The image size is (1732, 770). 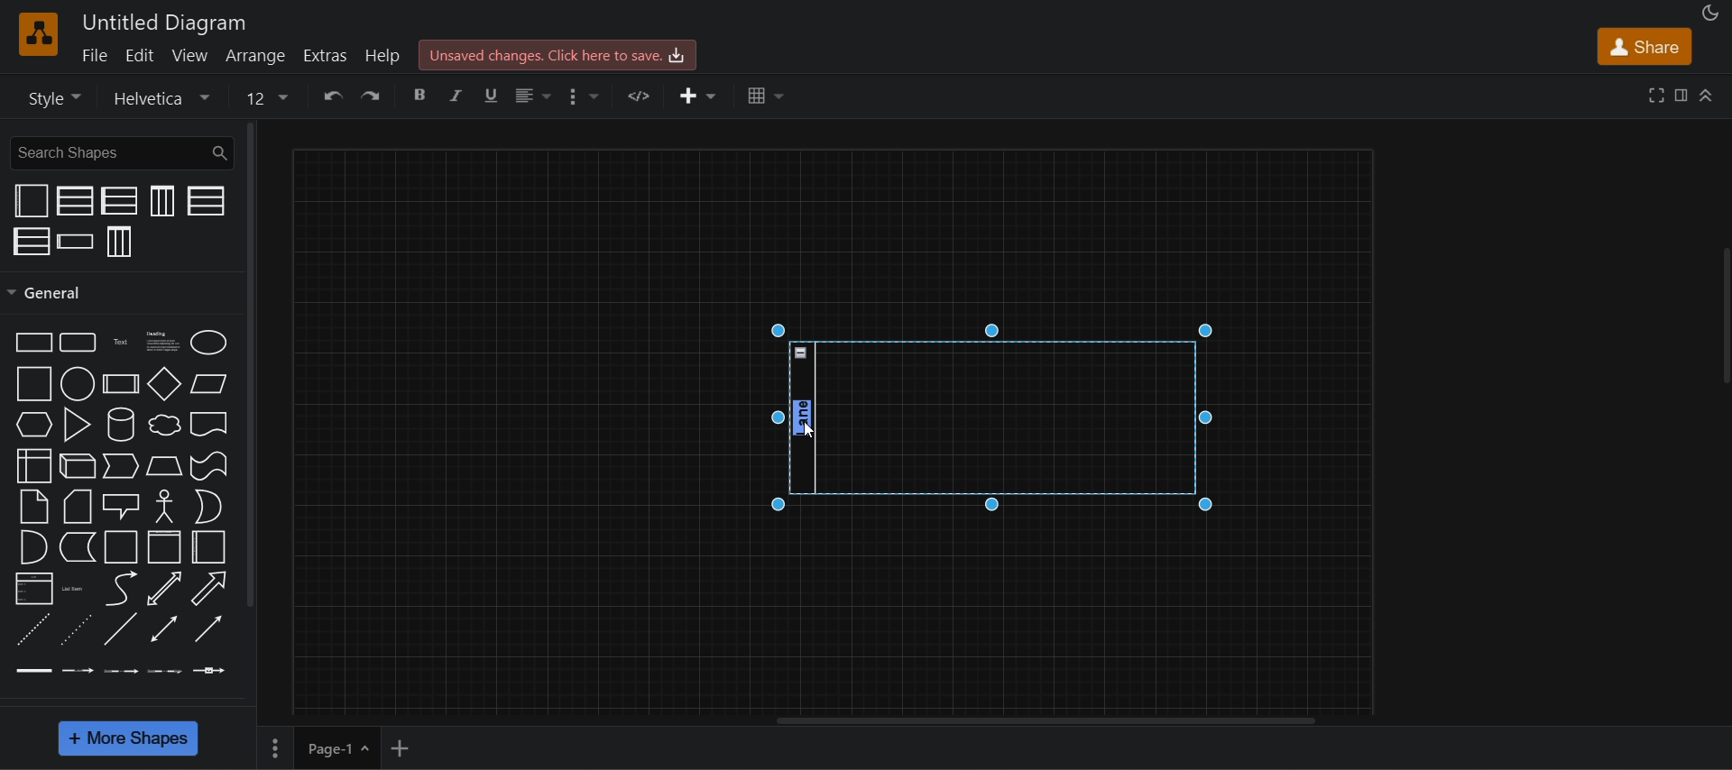 What do you see at coordinates (75, 201) in the screenshot?
I see `vertical pool 2` at bounding box center [75, 201].